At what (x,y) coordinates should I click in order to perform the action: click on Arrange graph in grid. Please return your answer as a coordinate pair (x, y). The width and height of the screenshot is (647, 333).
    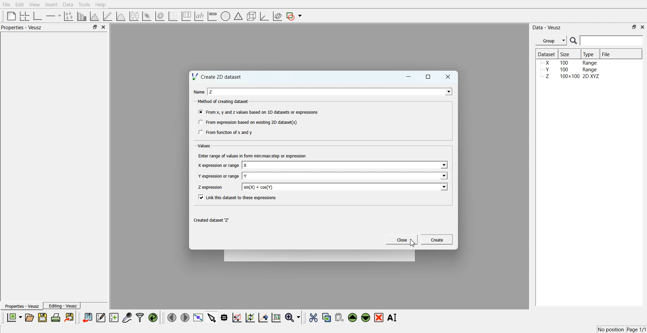
    Looking at the image, I should click on (25, 16).